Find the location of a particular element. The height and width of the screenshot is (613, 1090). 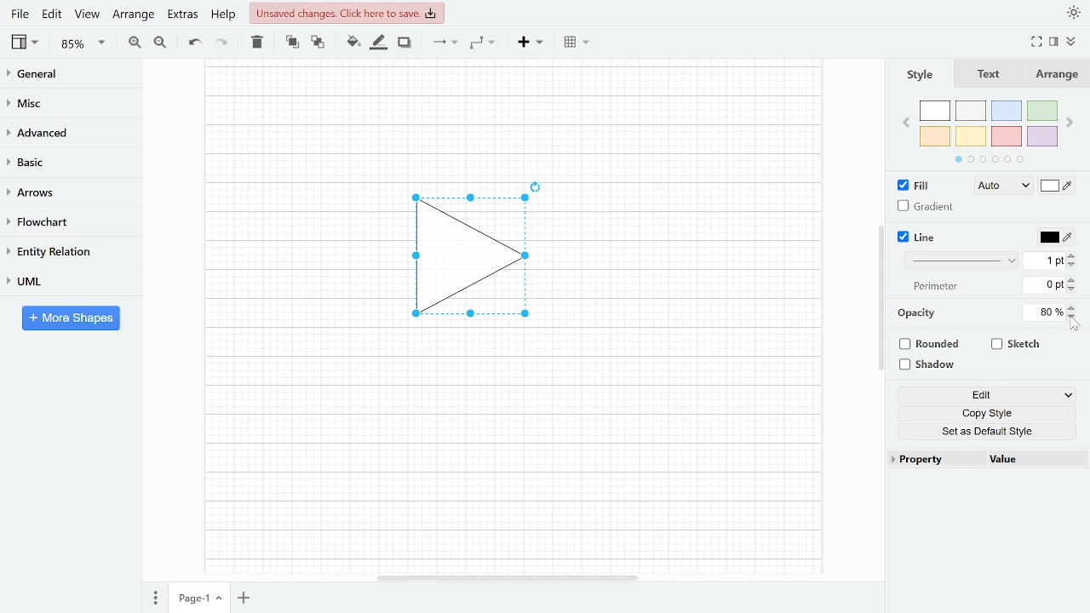

To back is located at coordinates (316, 41).